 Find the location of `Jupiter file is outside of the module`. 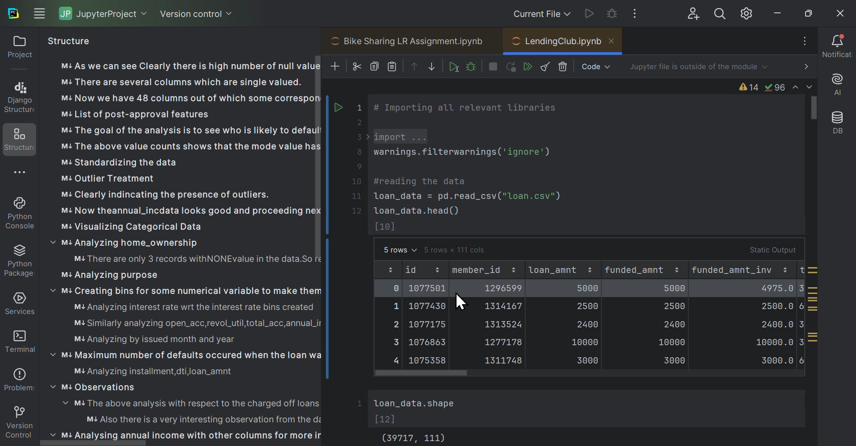

Jupiter file is outside of the module is located at coordinates (716, 66).